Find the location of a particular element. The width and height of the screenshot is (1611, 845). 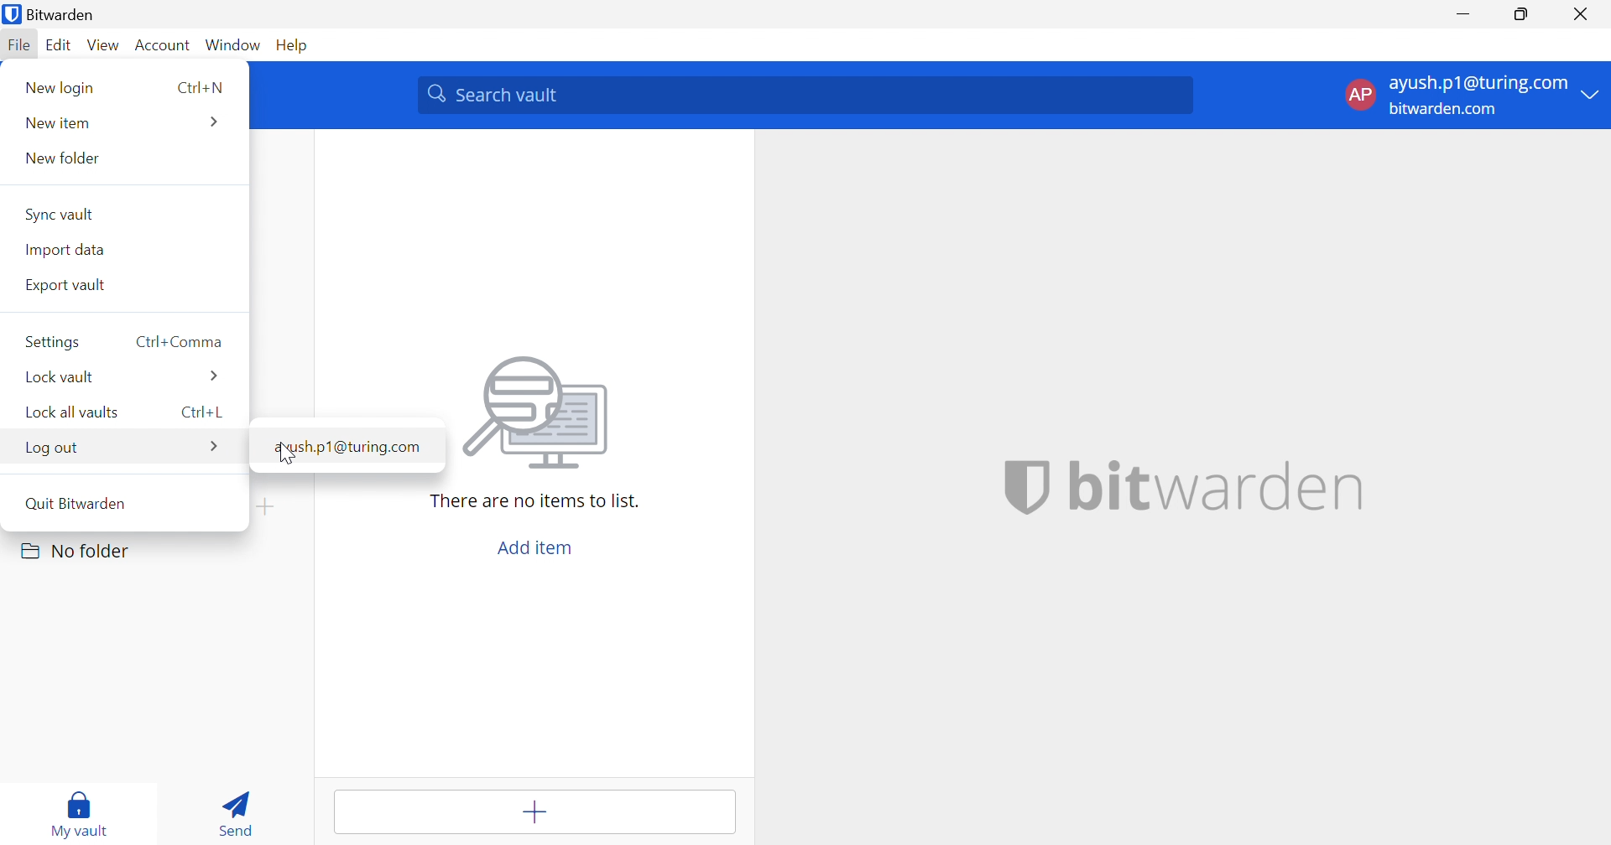

ayush.p1@turing.com is located at coordinates (346, 445).